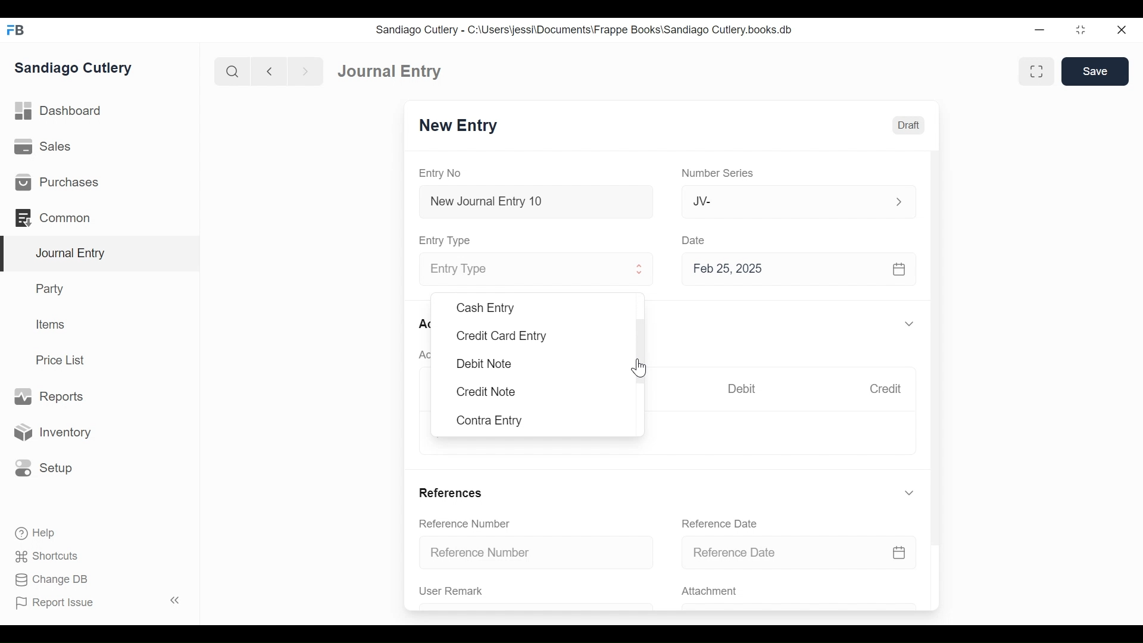 The height and width of the screenshot is (643, 1143). Describe the element at coordinates (448, 240) in the screenshot. I see `Entry Type` at that location.